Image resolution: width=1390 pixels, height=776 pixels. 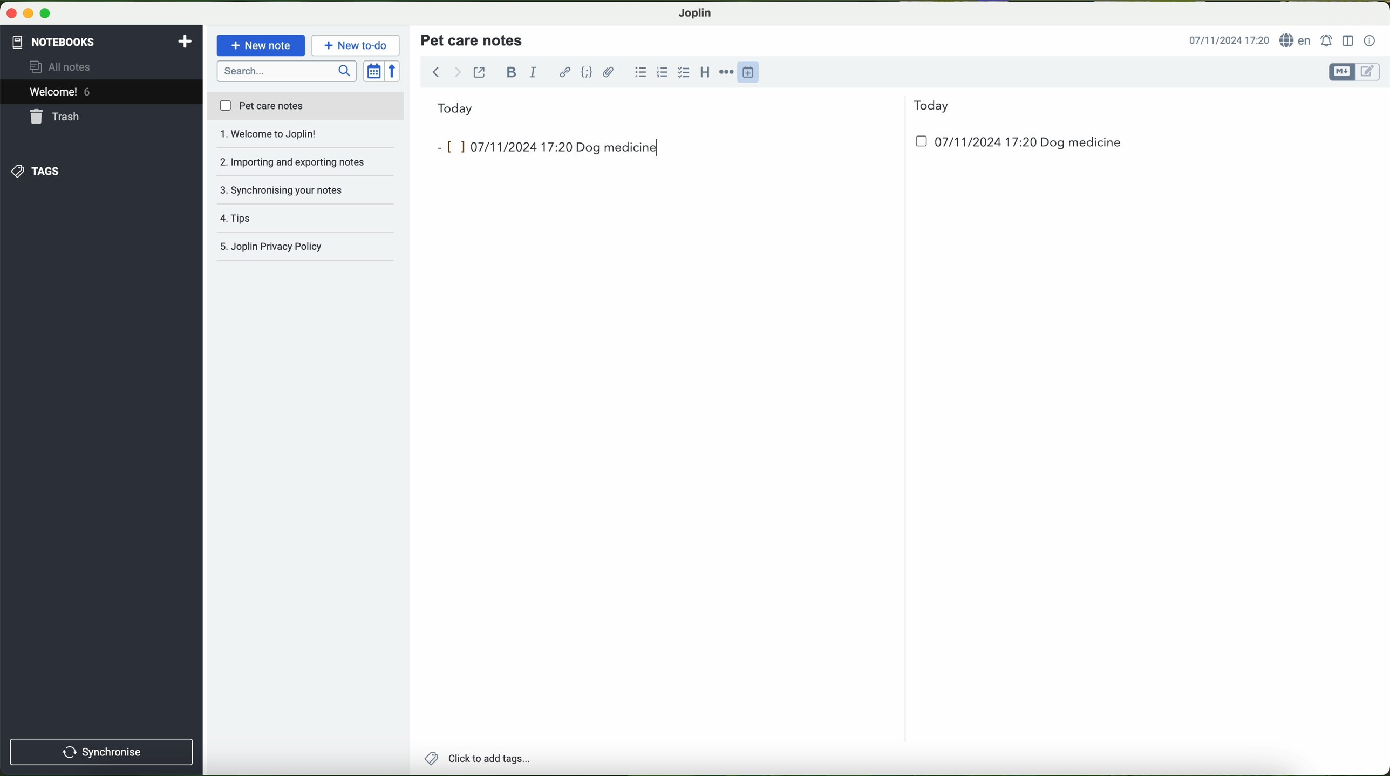 What do you see at coordinates (300, 248) in the screenshot?
I see `joplin privacy policy` at bounding box center [300, 248].